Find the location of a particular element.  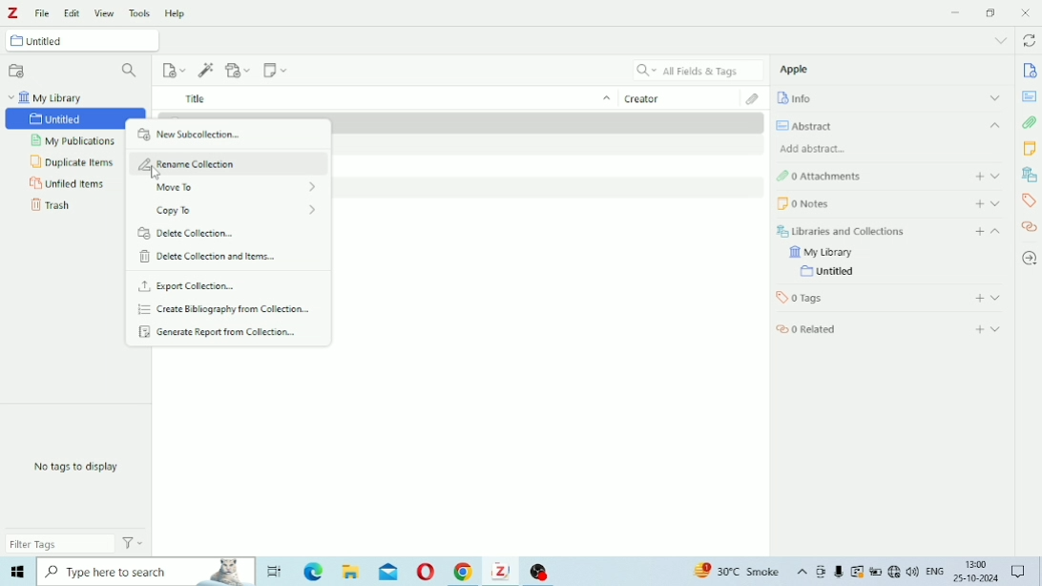

Expand section is located at coordinates (995, 176).